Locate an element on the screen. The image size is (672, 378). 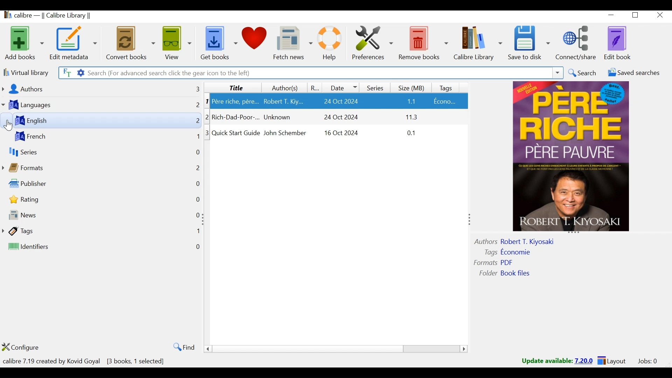
Authors Robert T. Kiyosaki is located at coordinates (525, 241).